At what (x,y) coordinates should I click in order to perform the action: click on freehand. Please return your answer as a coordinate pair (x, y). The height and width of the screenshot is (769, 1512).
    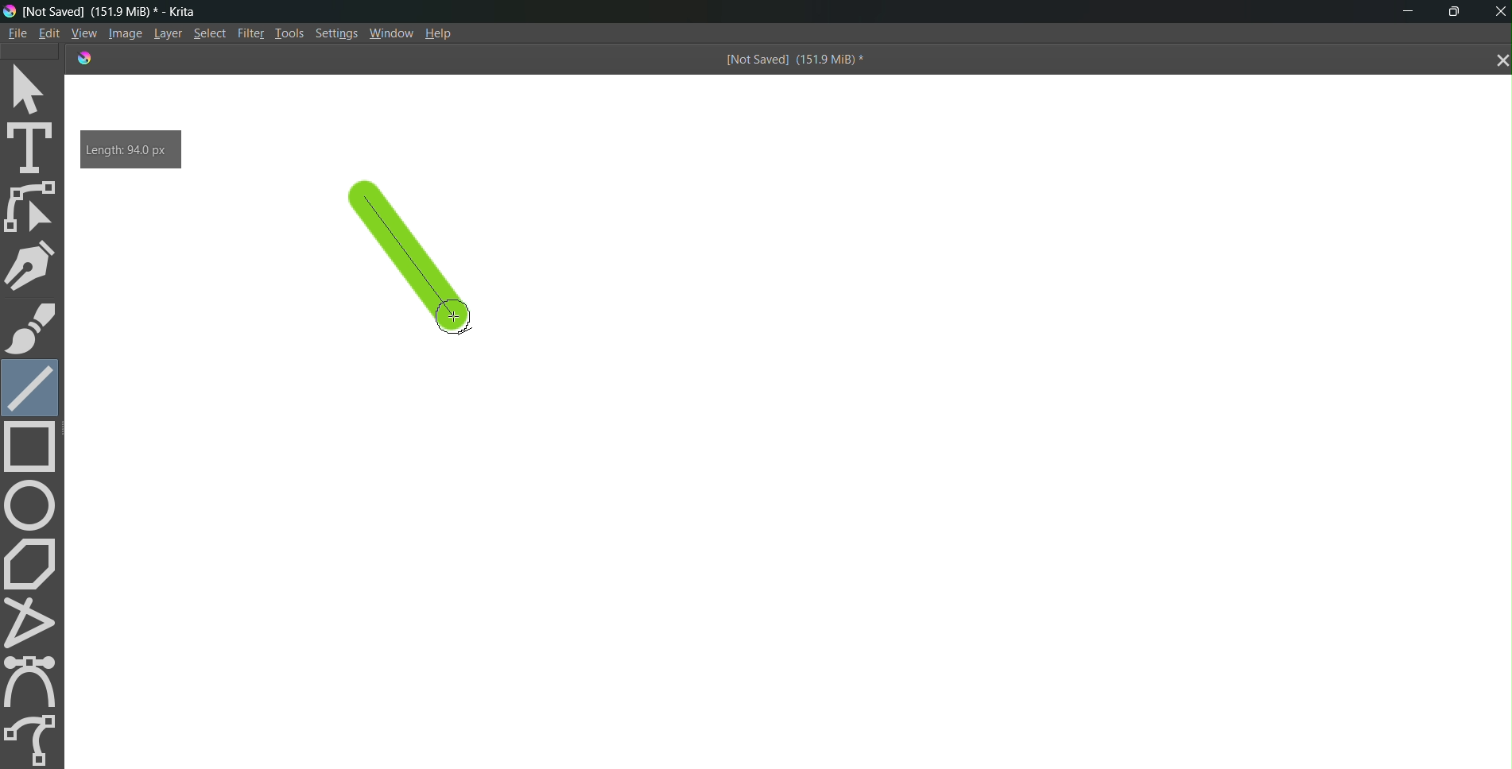
    Looking at the image, I should click on (33, 737).